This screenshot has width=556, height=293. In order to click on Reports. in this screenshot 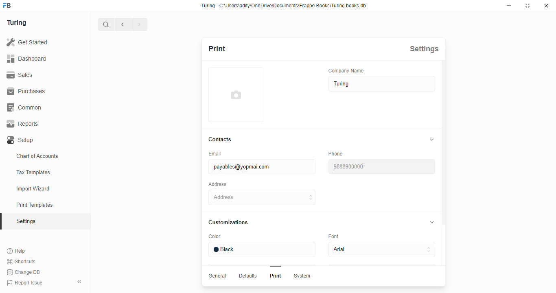, I will do `click(44, 124)`.